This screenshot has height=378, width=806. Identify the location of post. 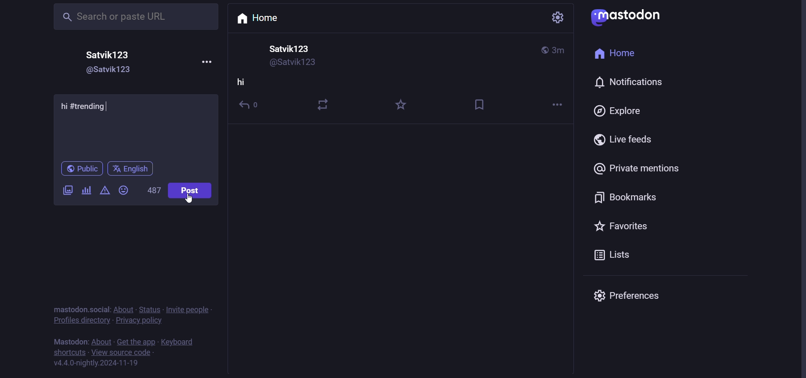
(192, 191).